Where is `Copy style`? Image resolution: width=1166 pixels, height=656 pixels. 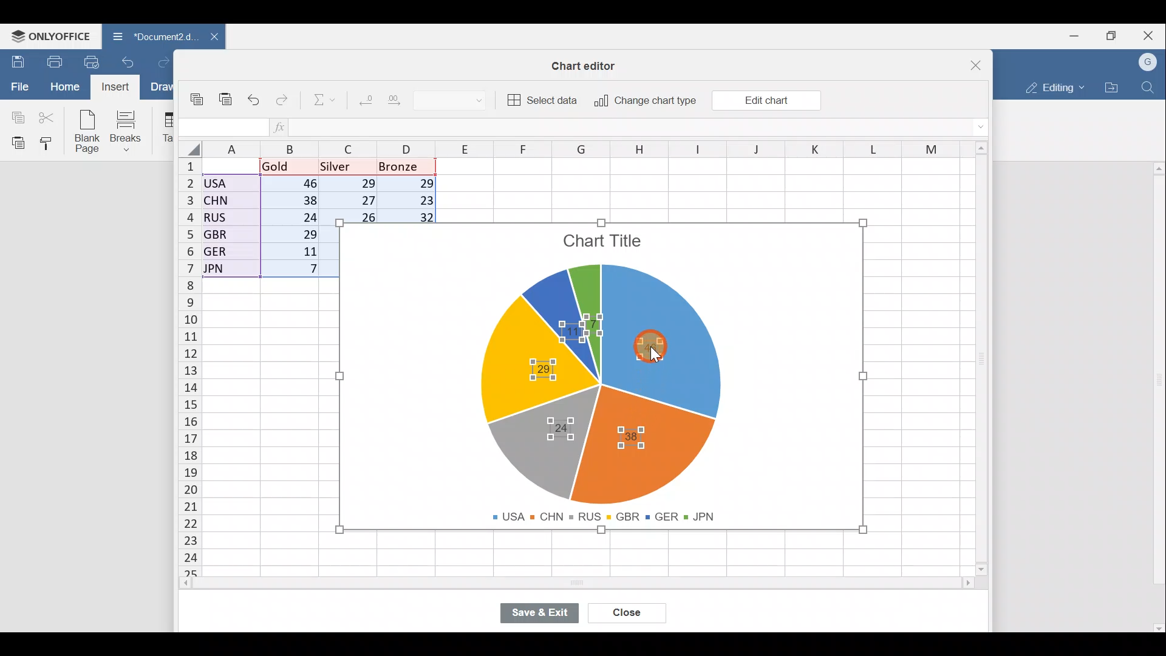 Copy style is located at coordinates (51, 143).